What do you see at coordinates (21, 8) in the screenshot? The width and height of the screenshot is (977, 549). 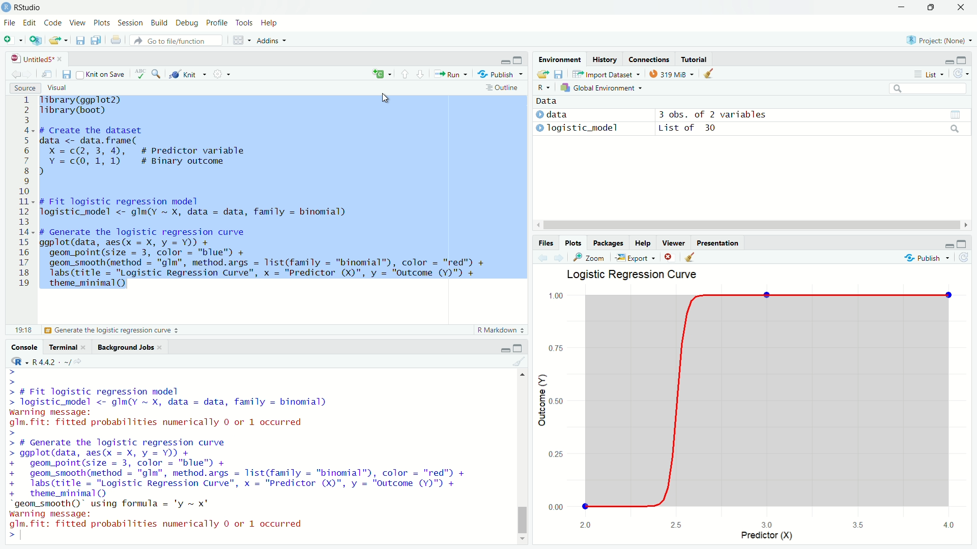 I see `RStudio` at bounding box center [21, 8].